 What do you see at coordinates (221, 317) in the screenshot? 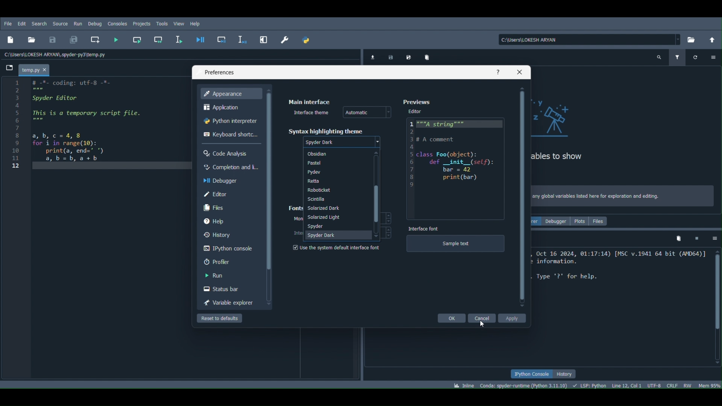
I see `Reset to defaults` at bounding box center [221, 317].